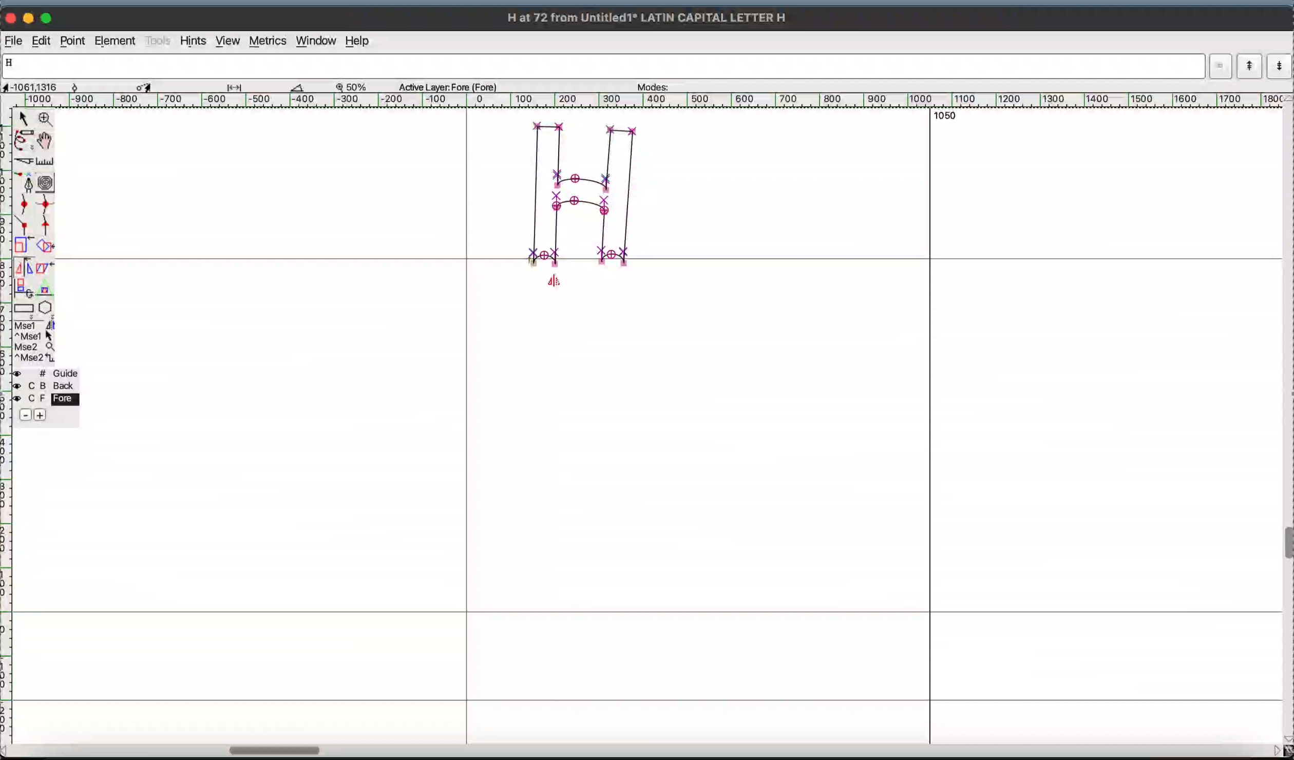  I want to click on zoom, so click(46, 118).